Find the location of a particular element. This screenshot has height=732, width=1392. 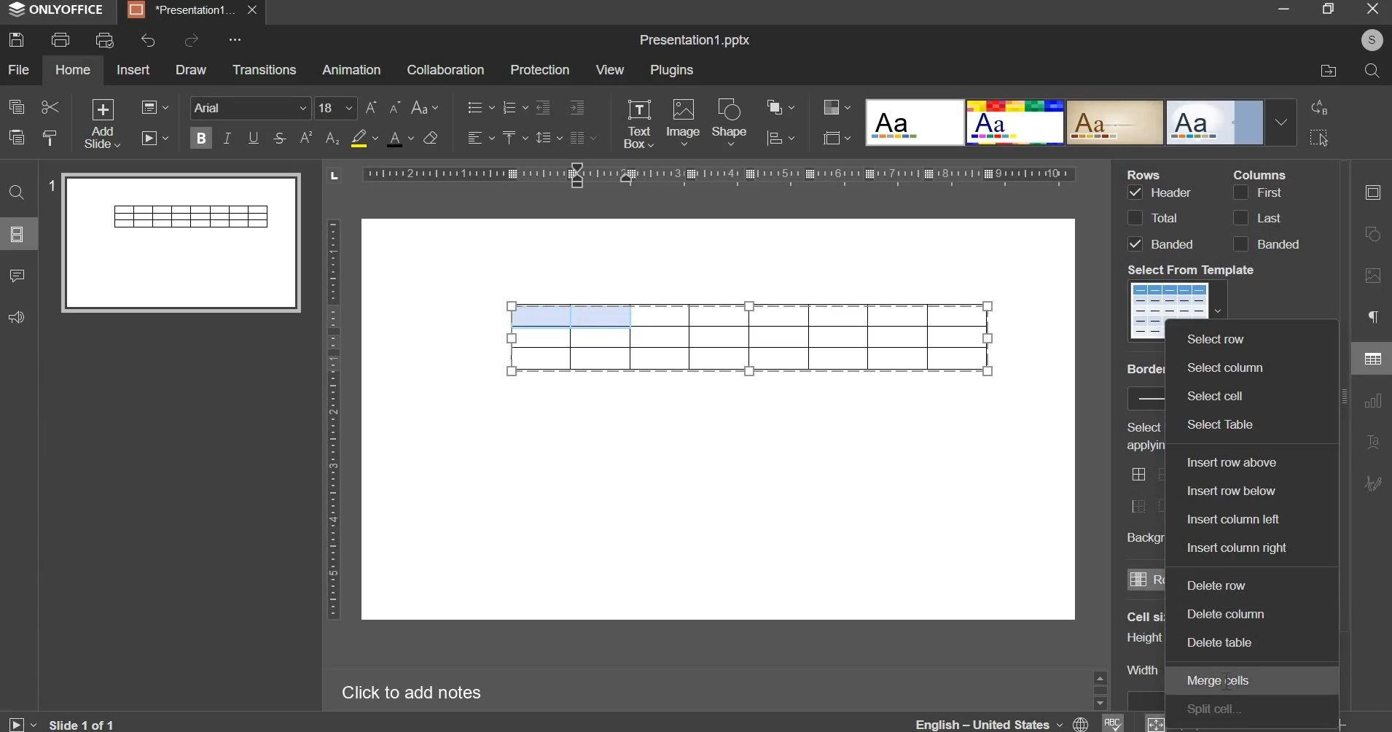

transitions is located at coordinates (265, 69).